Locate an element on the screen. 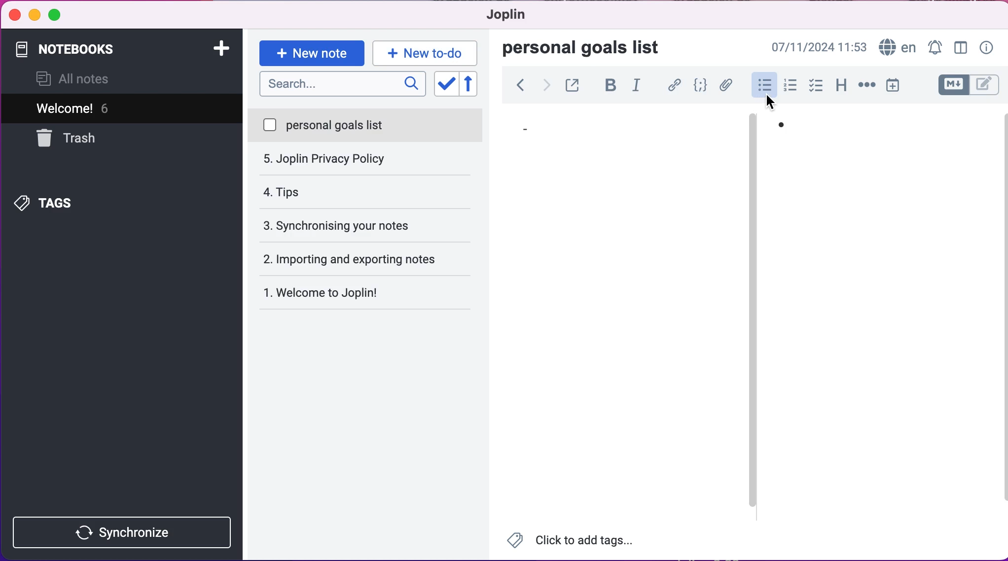 This screenshot has height=561, width=1008. welcome to joplin! is located at coordinates (342, 261).